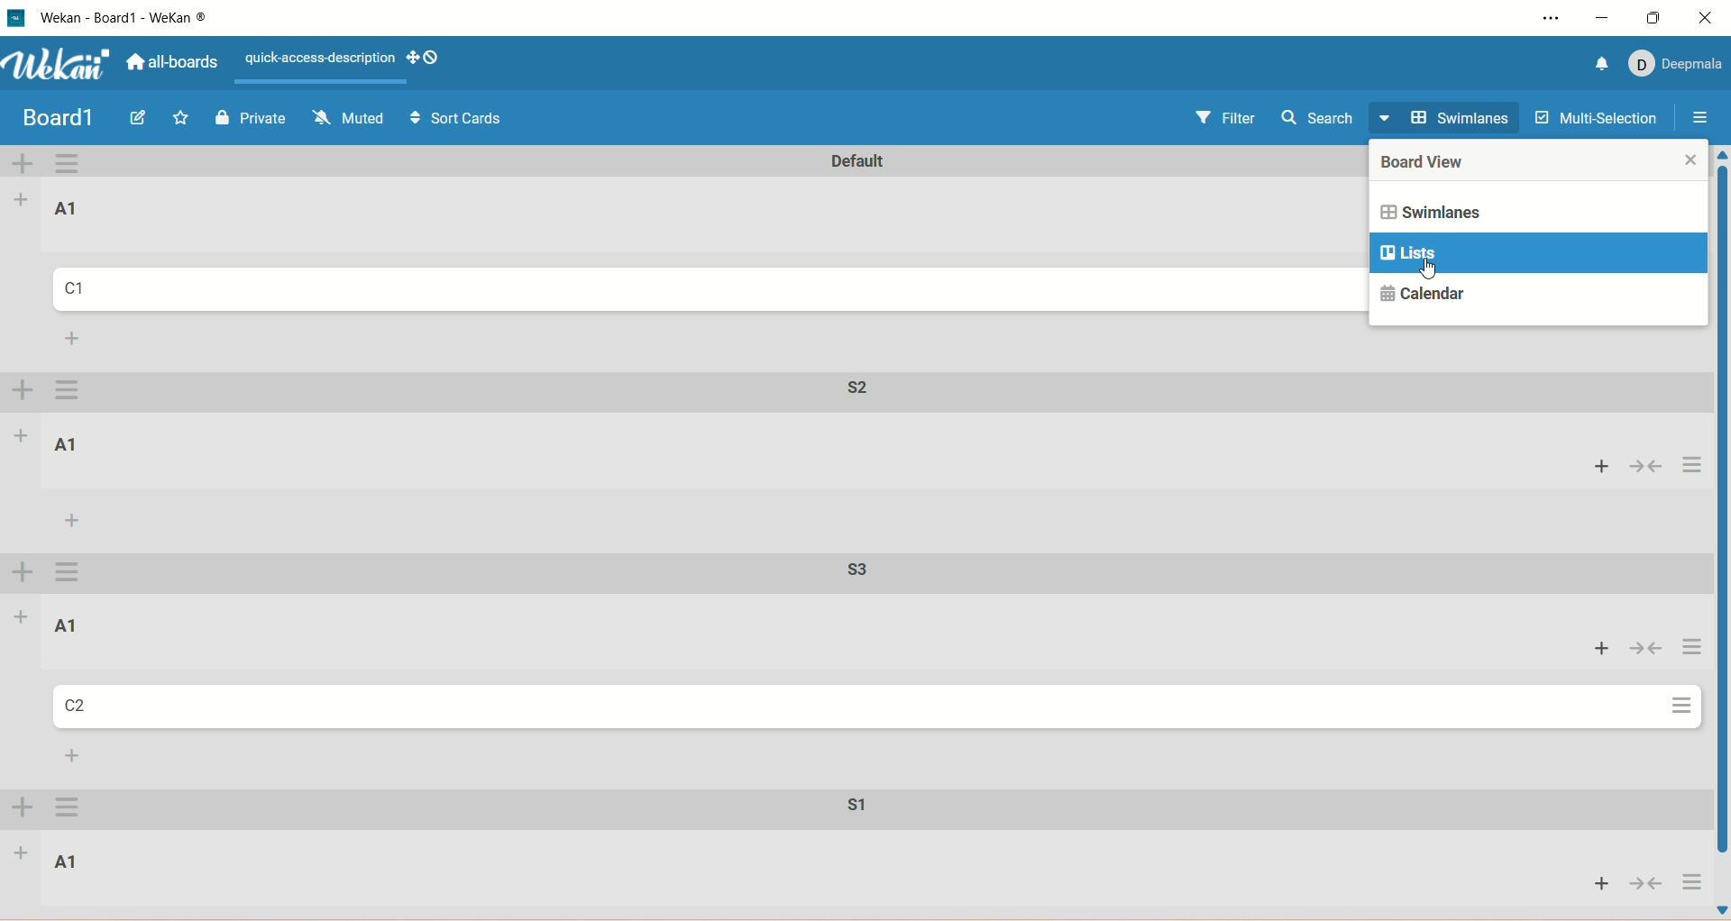 The image size is (1731, 921). Describe the element at coordinates (15, 18) in the screenshot. I see `logo` at that location.